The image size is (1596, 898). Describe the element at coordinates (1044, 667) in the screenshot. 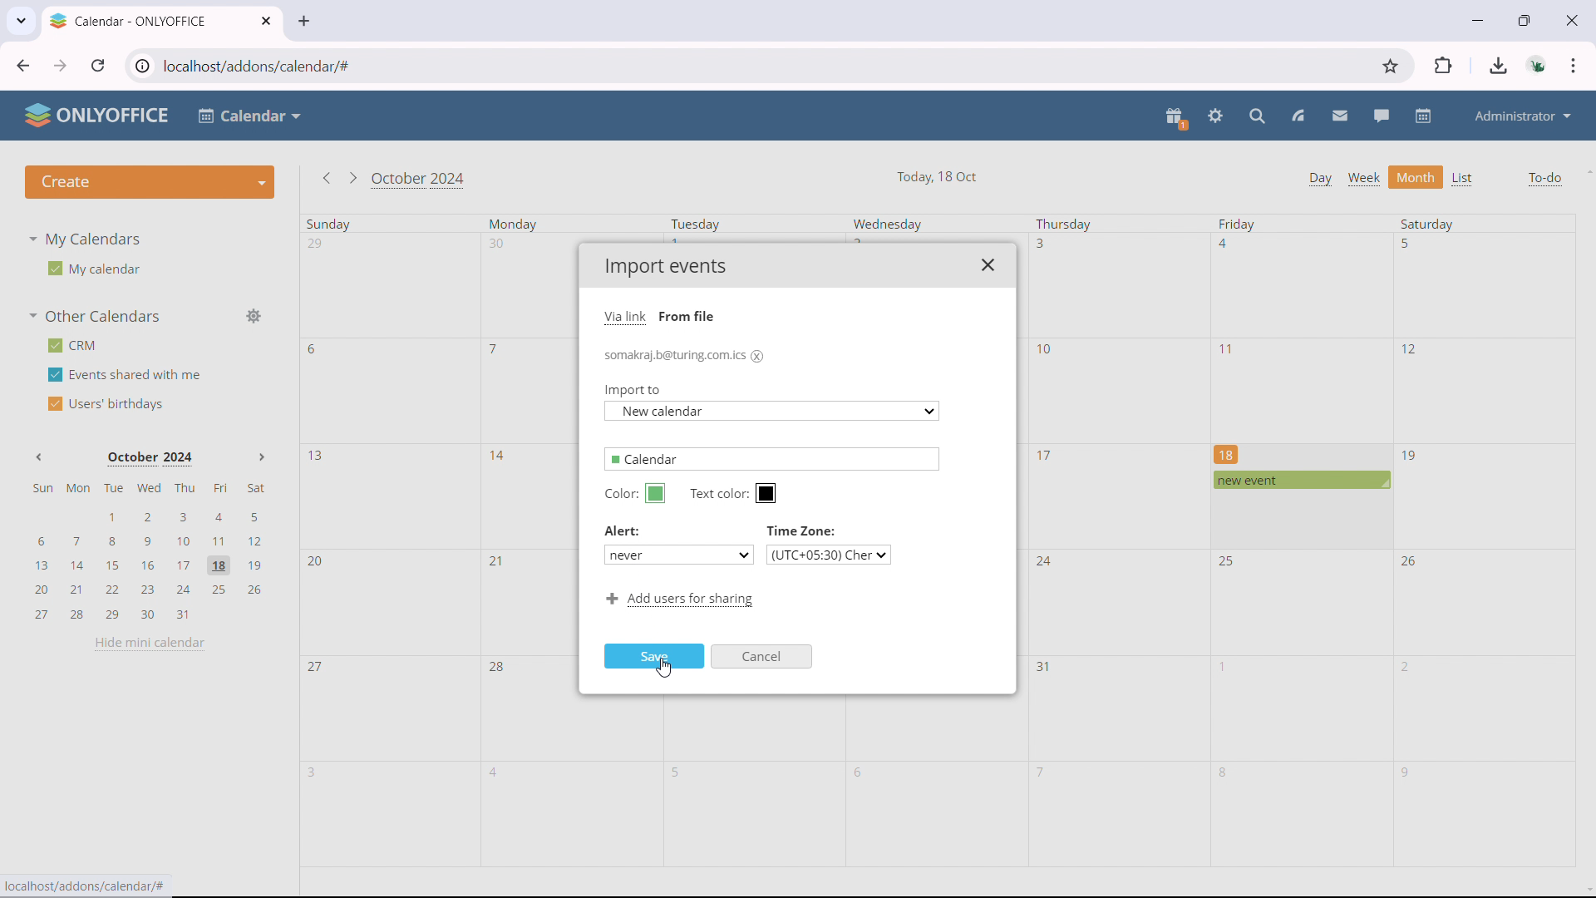

I see `31` at that location.